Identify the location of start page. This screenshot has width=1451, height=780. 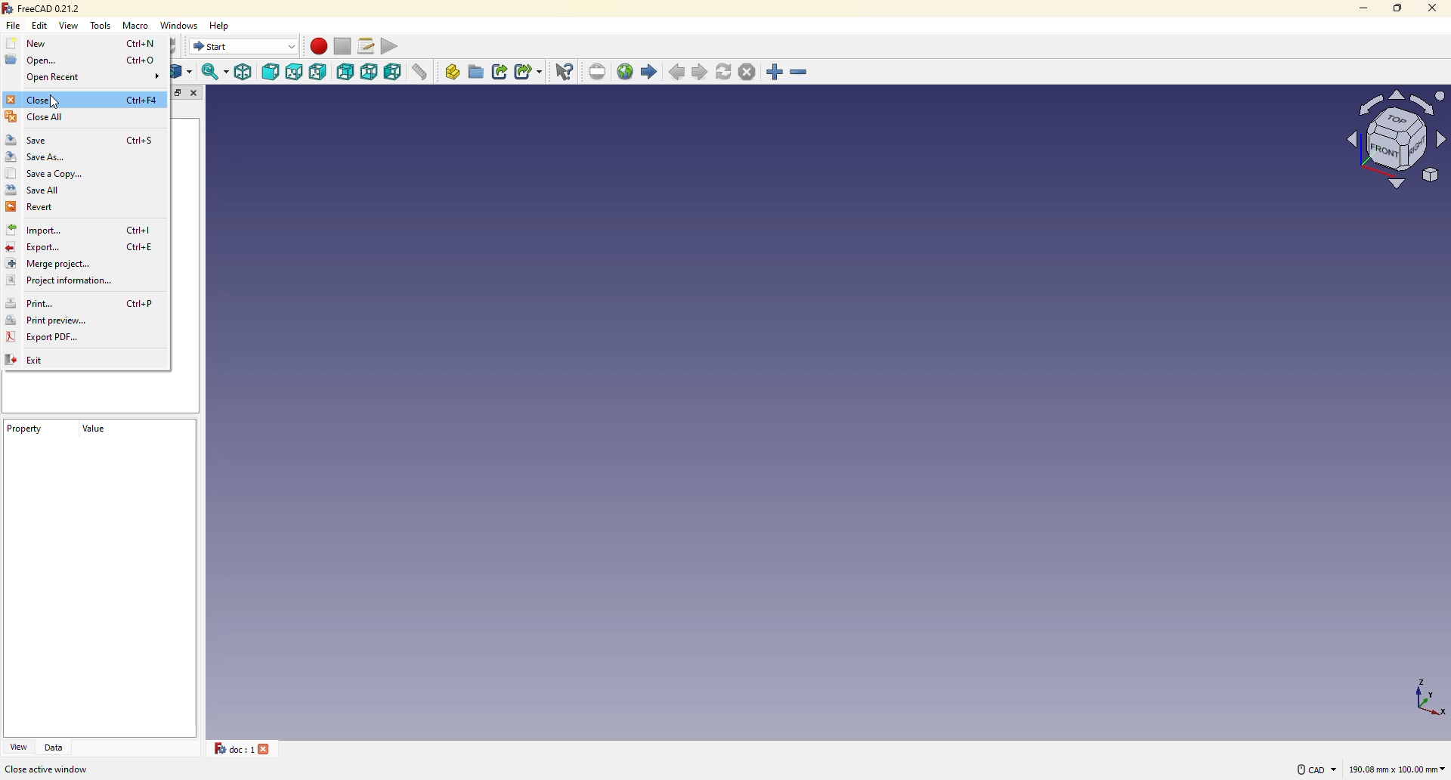
(649, 72).